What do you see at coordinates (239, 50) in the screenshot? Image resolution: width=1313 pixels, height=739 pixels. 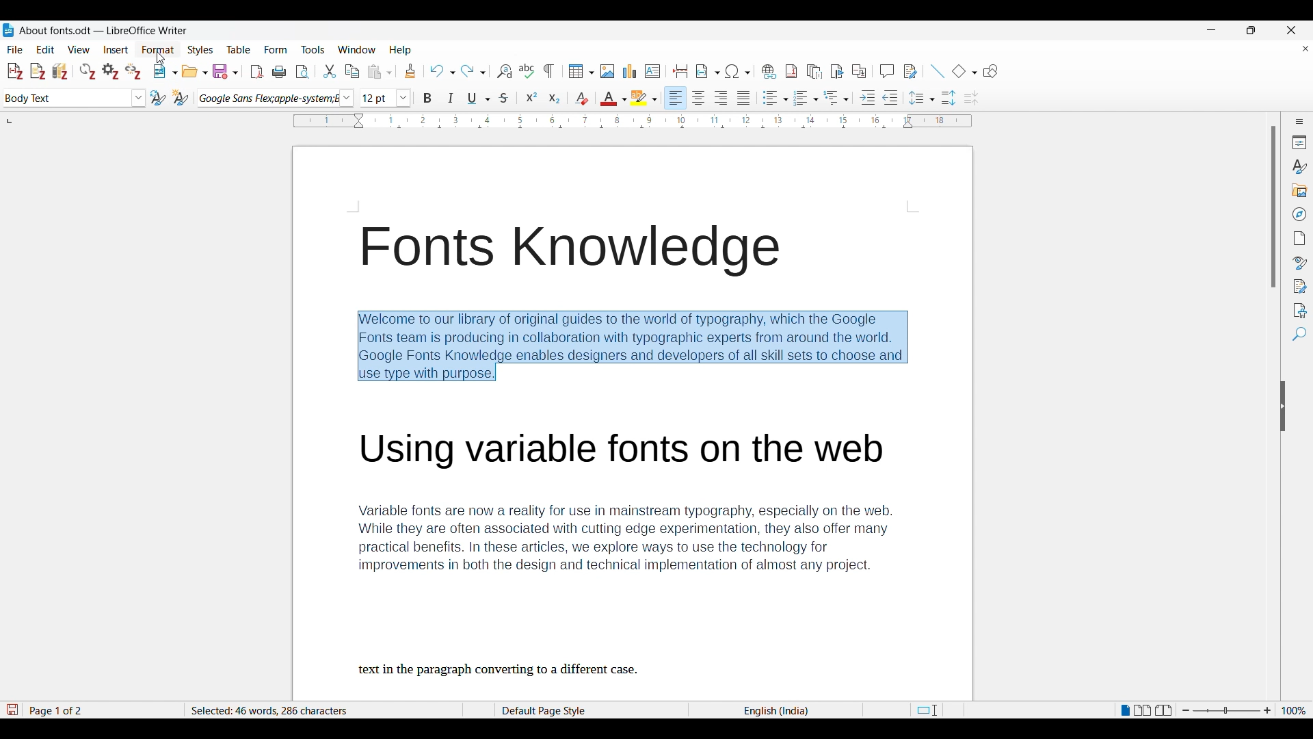 I see `Table menu` at bounding box center [239, 50].